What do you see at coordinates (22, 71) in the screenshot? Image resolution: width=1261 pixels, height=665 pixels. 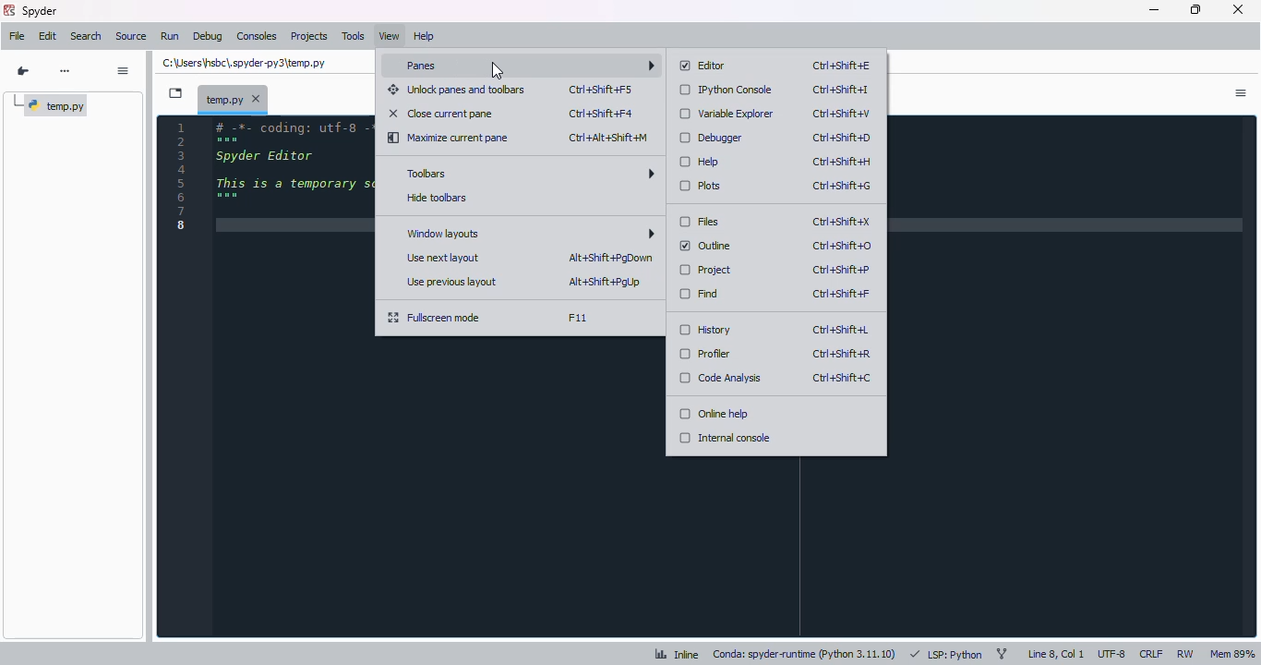 I see `go to cursor position` at bounding box center [22, 71].